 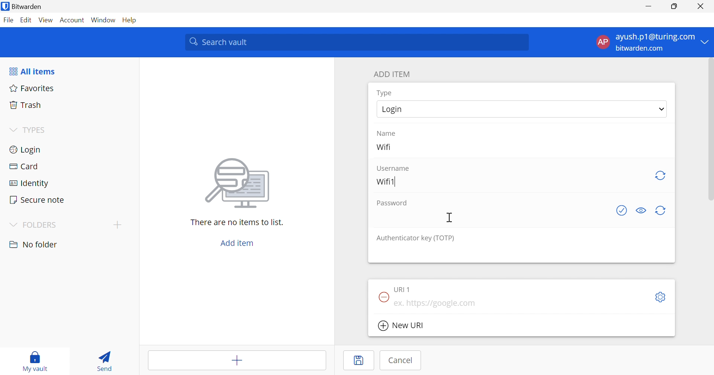 I want to click on Restore Down, so click(x=675, y=6).